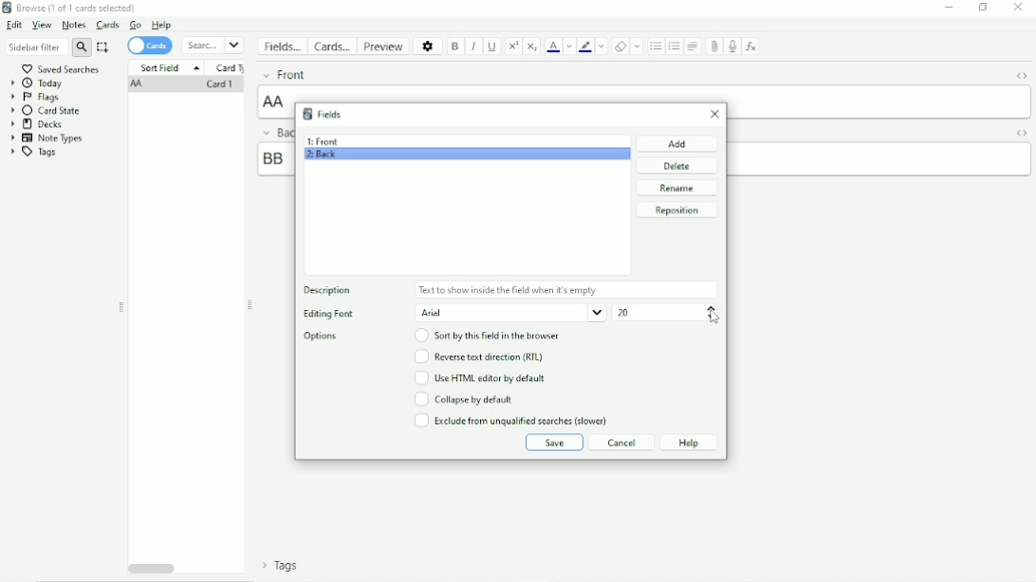  I want to click on Search, so click(213, 45).